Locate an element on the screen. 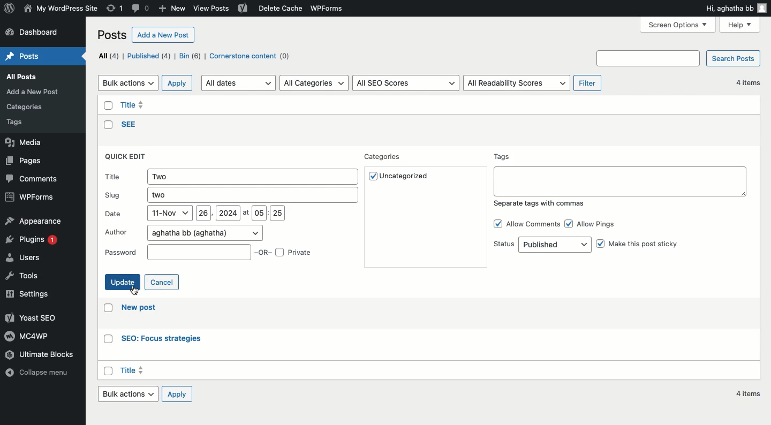 The height and width of the screenshot is (425, 771). Comment is located at coordinates (141, 7).